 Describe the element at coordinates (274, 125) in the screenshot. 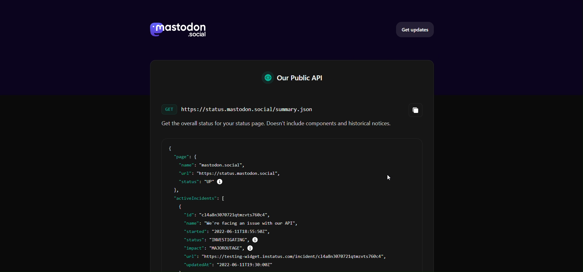

I see `status Text` at that location.